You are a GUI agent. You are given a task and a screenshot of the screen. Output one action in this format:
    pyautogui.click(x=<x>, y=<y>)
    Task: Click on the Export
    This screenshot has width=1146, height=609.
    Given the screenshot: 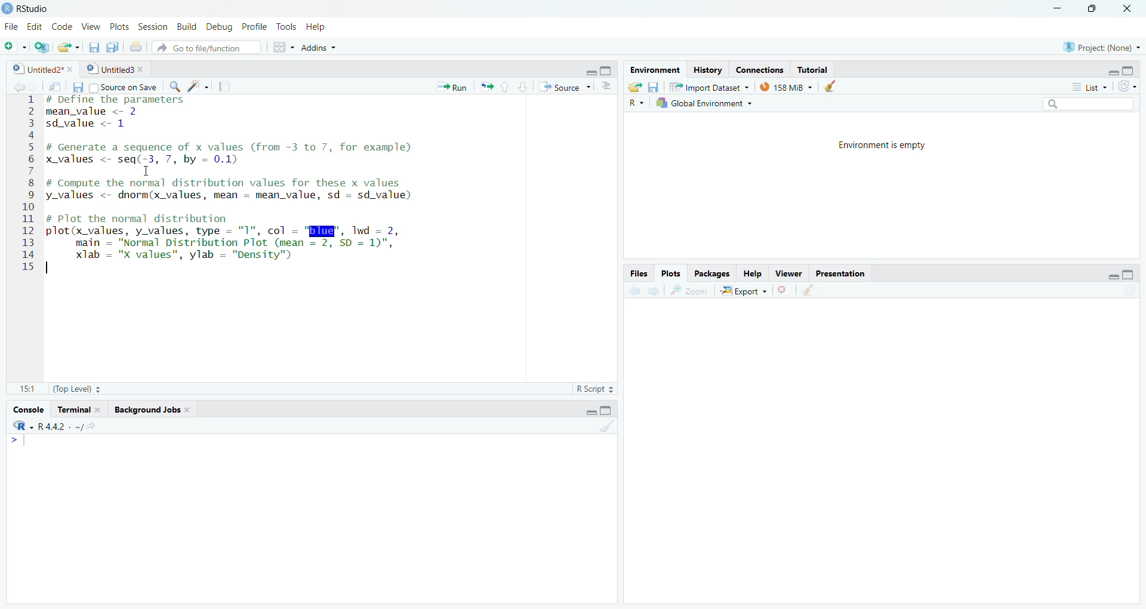 What is the action you would take?
    pyautogui.click(x=745, y=289)
    